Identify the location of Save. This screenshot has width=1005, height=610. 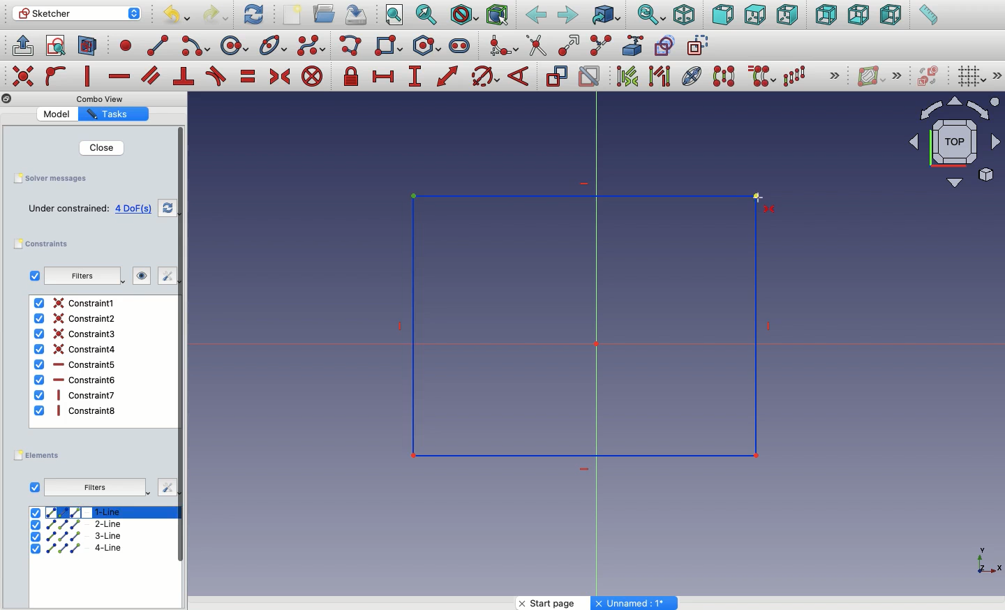
(355, 13).